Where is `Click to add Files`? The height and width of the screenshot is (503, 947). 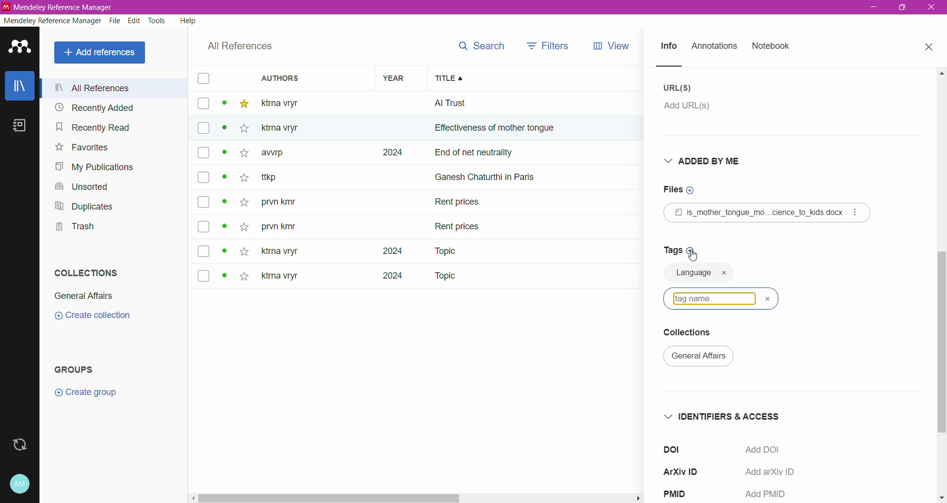
Click to add Files is located at coordinates (684, 190).